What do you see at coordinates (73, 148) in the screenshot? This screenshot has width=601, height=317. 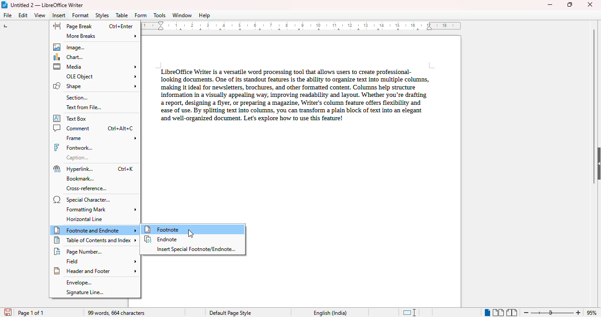 I see `fontwork` at bounding box center [73, 148].